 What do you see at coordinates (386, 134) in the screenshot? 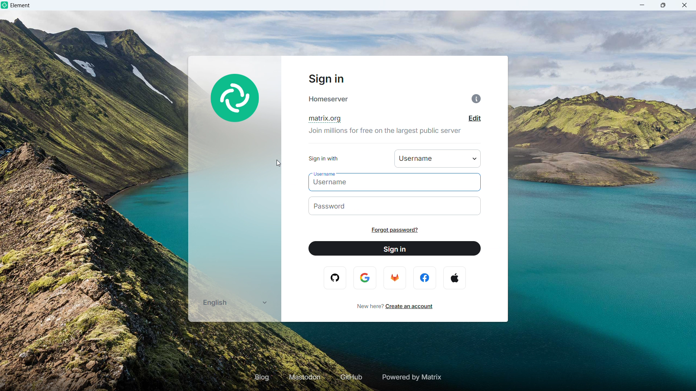
I see `join millions for free on the largest public server` at bounding box center [386, 134].